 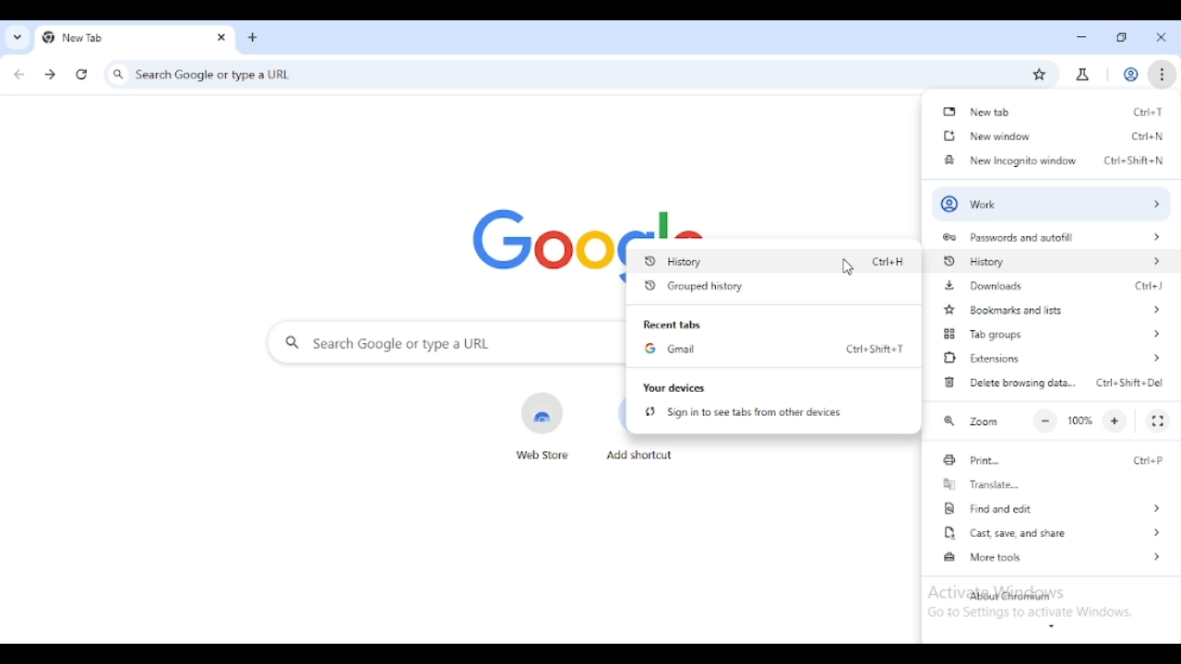 What do you see at coordinates (971, 421) in the screenshot?
I see `zoom` at bounding box center [971, 421].